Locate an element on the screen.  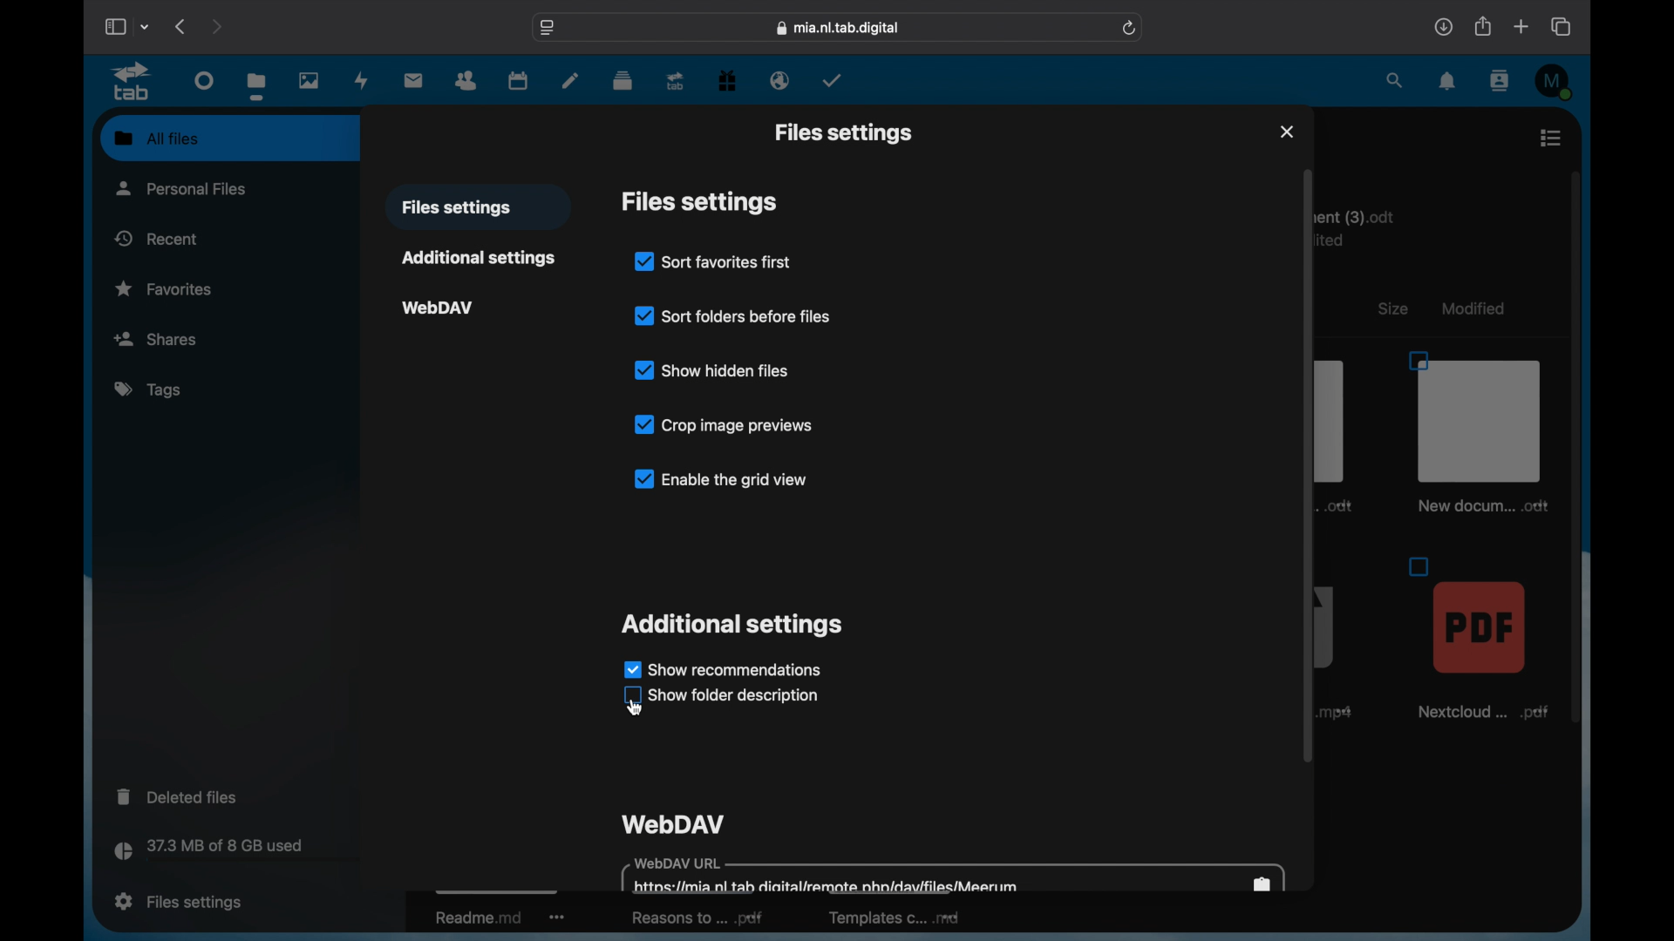
additional settings is located at coordinates (477, 257).